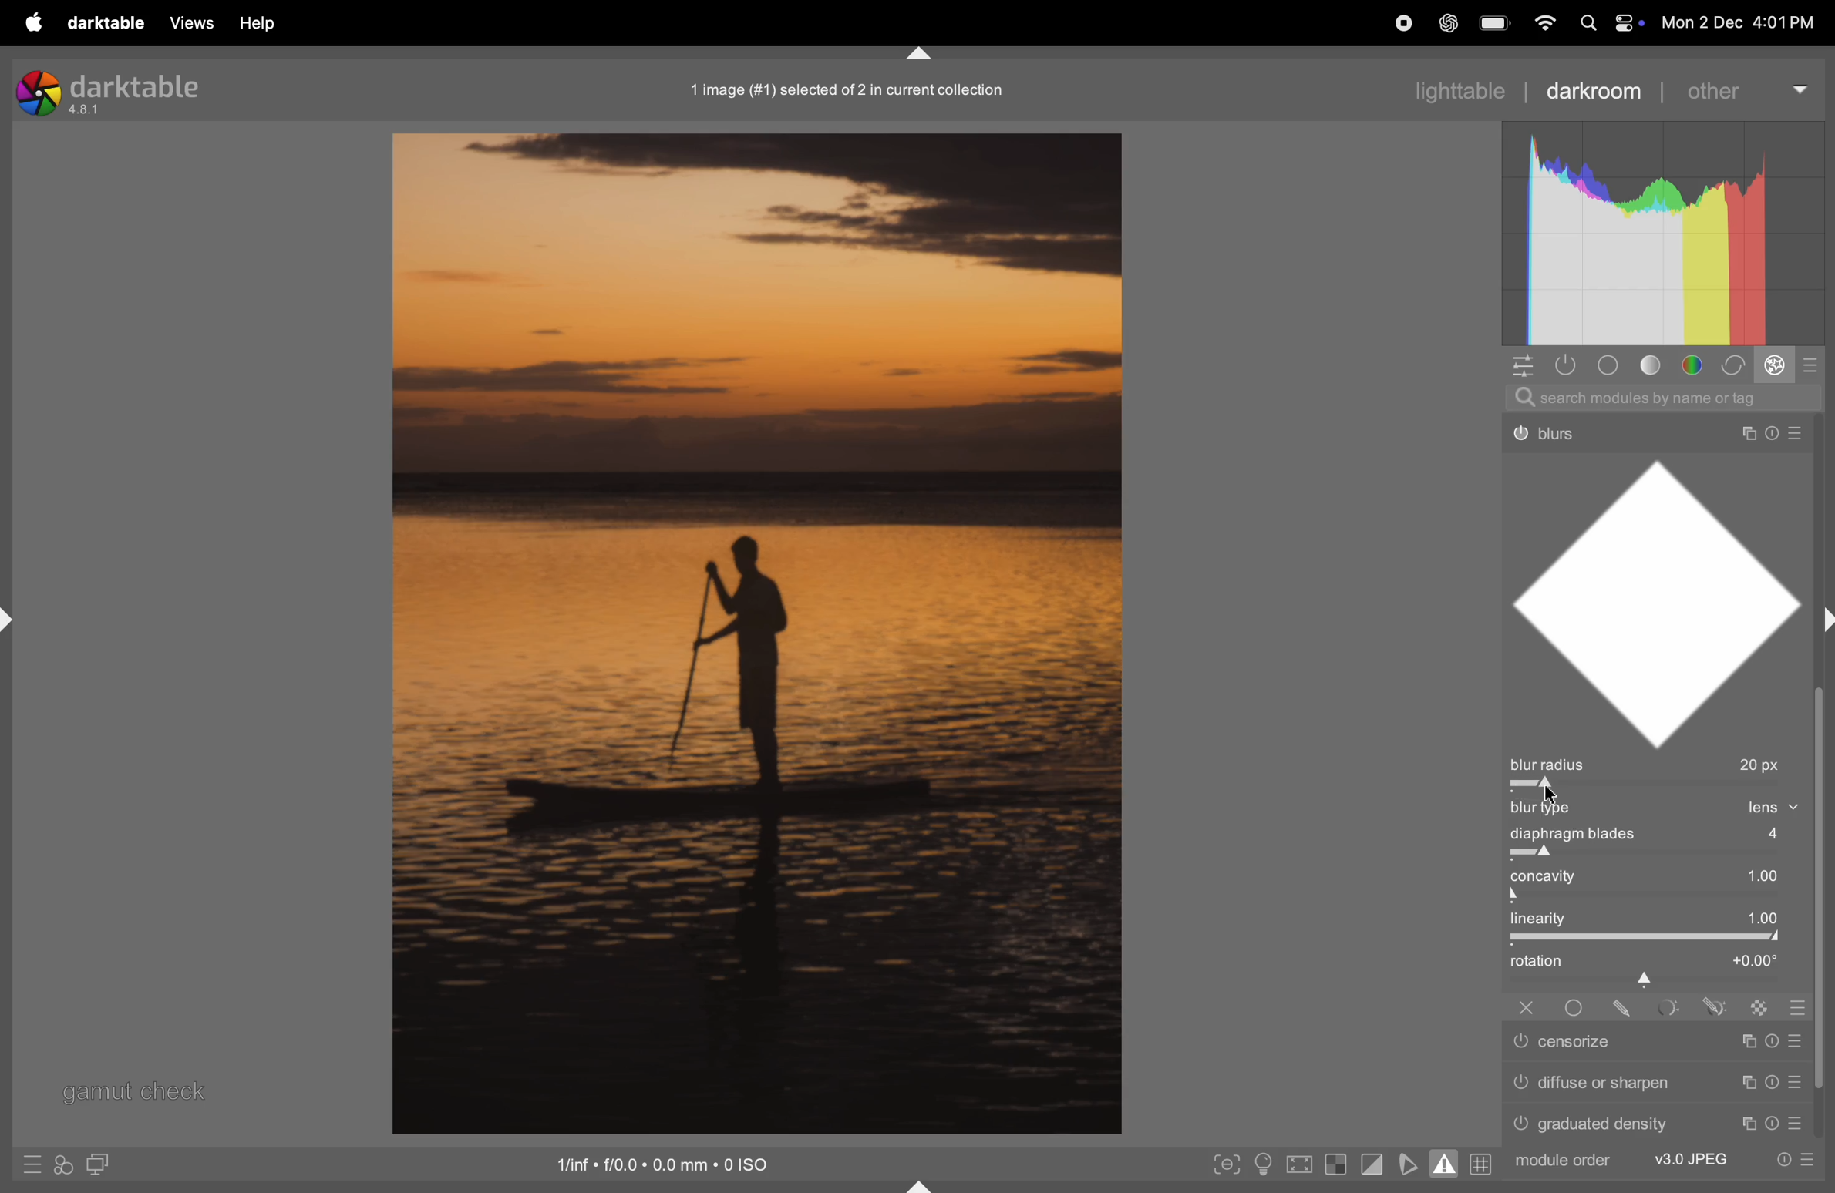 The height and width of the screenshot is (1193, 1835). Describe the element at coordinates (1526, 1008) in the screenshot. I see `` at that location.